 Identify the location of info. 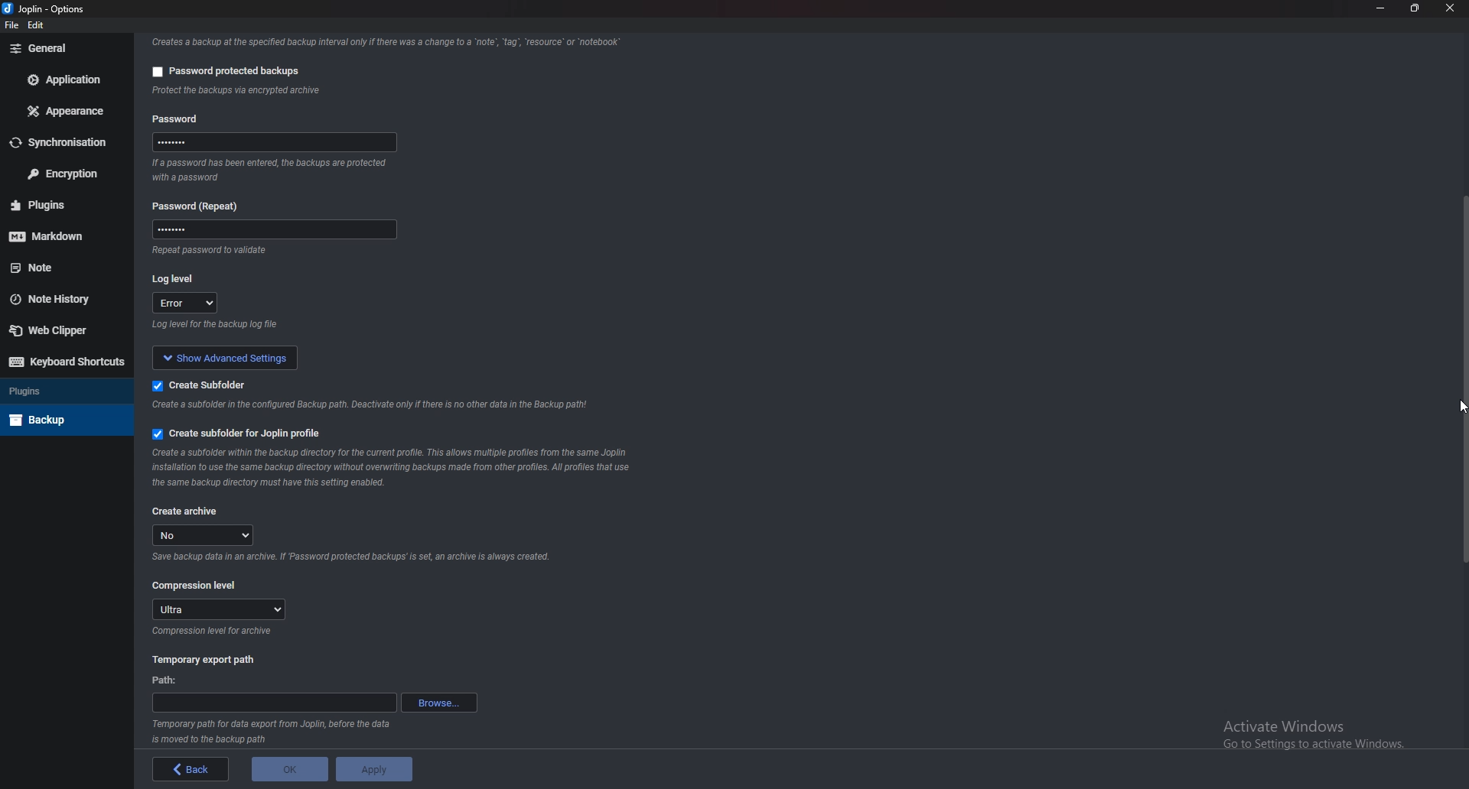
(273, 326).